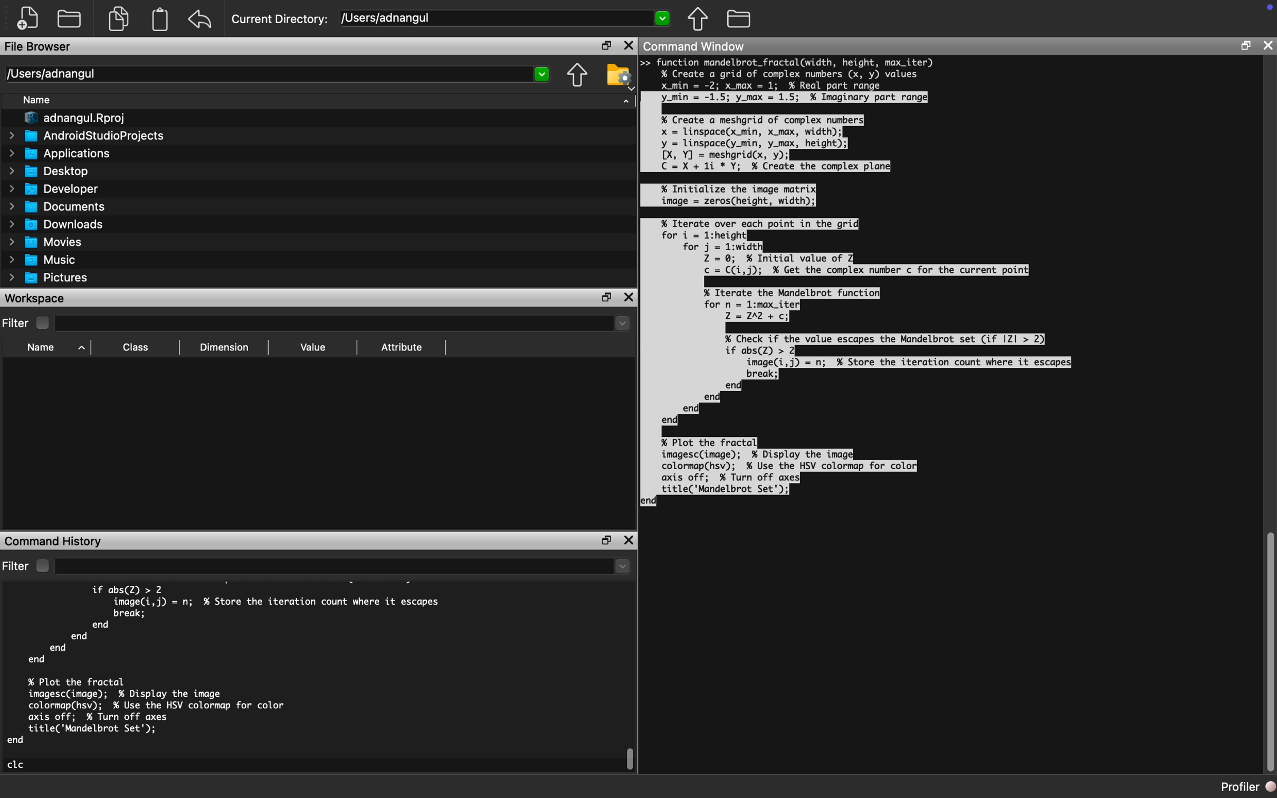 The width and height of the screenshot is (1277, 798). Describe the element at coordinates (37, 48) in the screenshot. I see `File Browser` at that location.